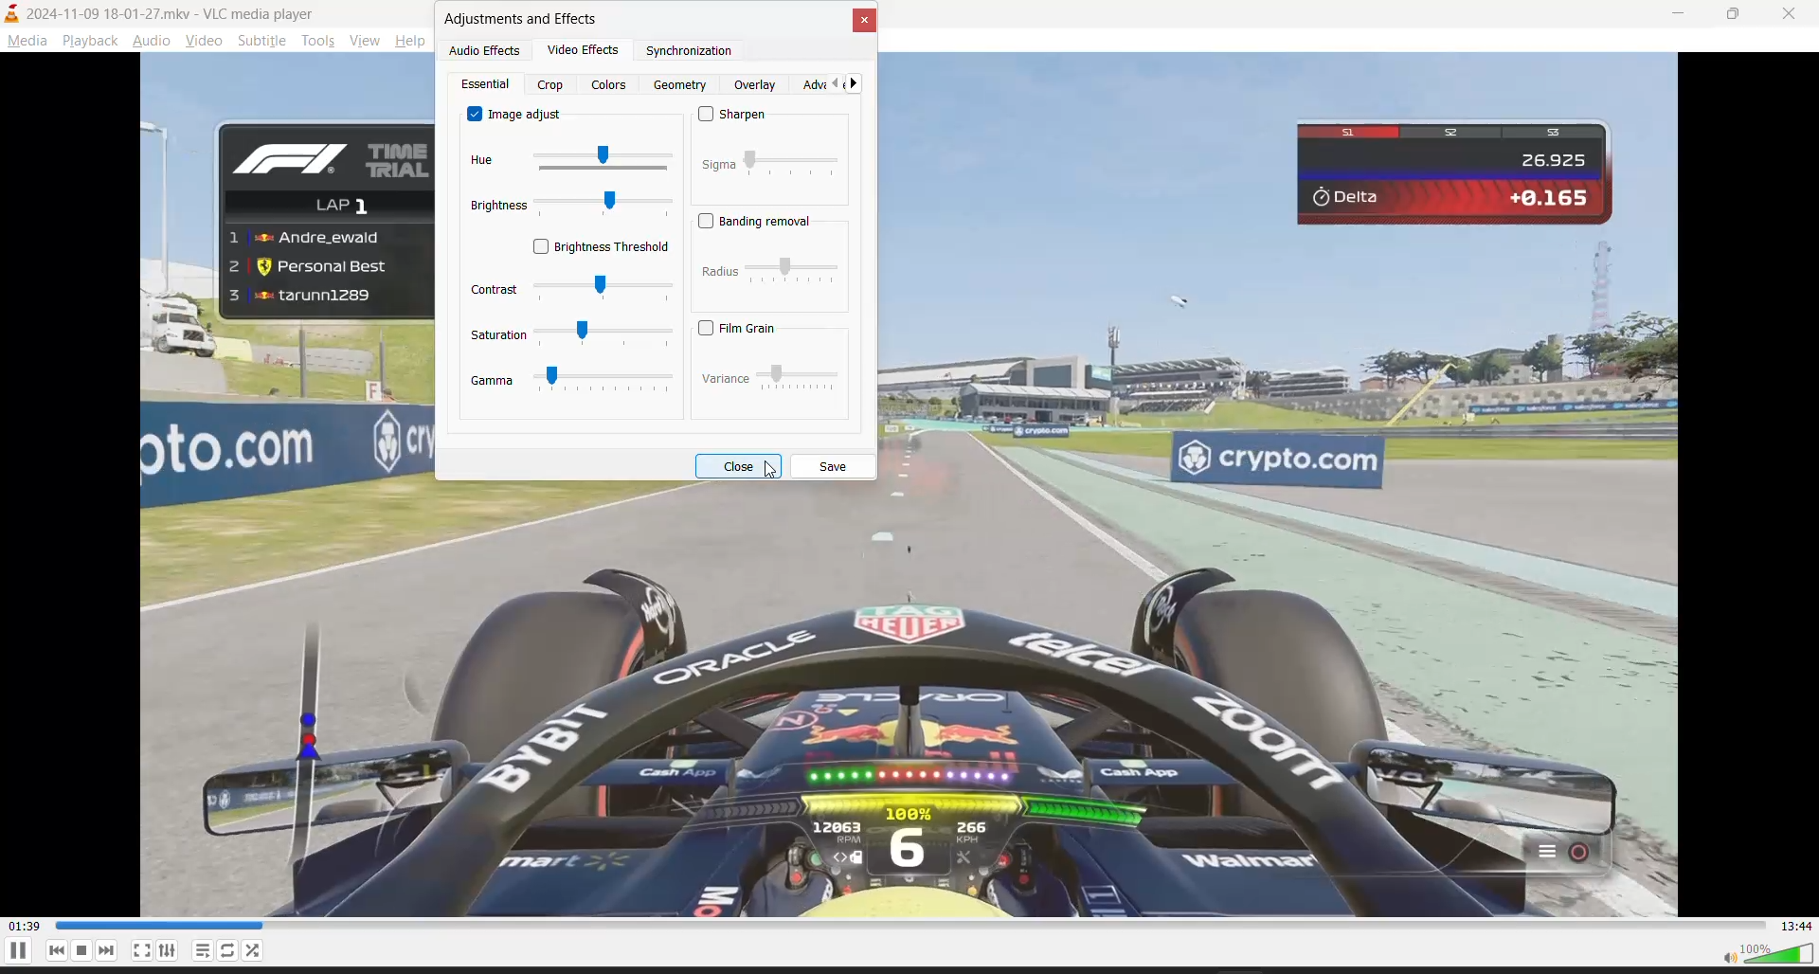  I want to click on help, so click(414, 40).